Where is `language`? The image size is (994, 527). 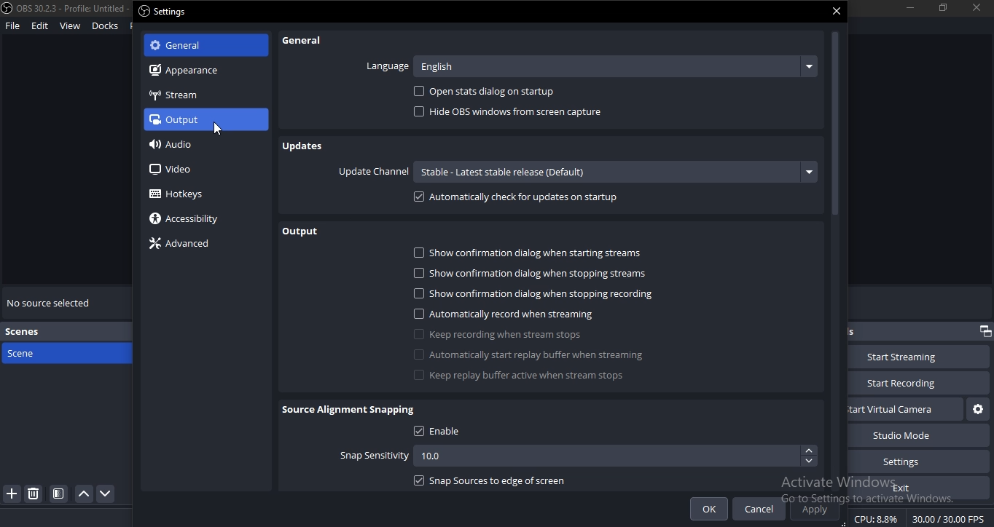 language is located at coordinates (389, 63).